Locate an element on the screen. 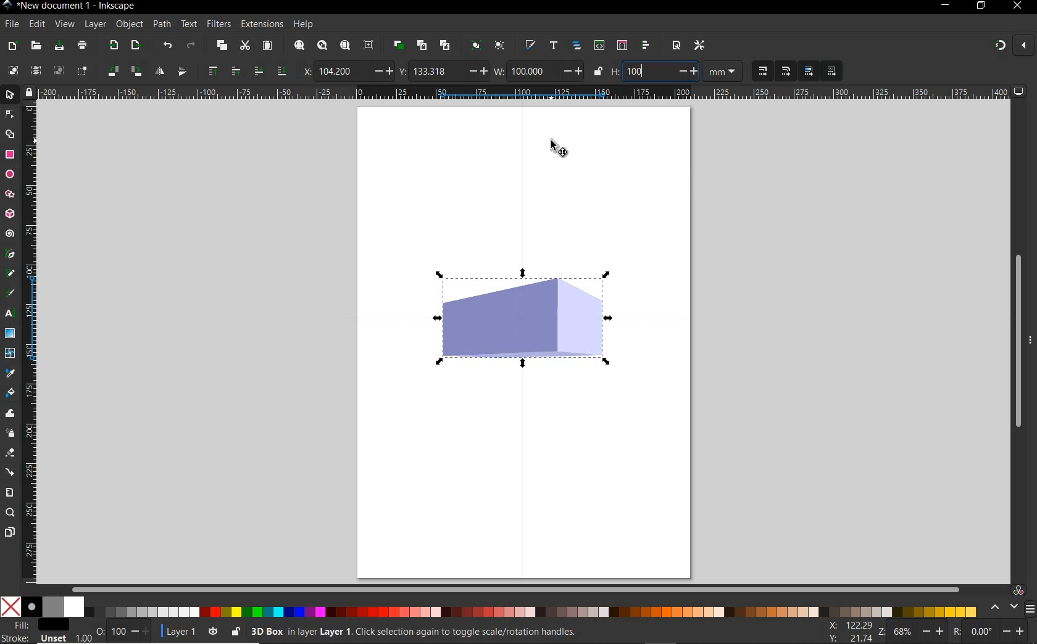 This screenshot has width=1037, height=644. object rotate is located at coordinates (135, 71).